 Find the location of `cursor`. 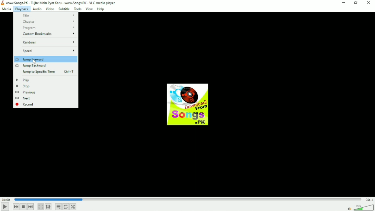

cursor is located at coordinates (34, 62).